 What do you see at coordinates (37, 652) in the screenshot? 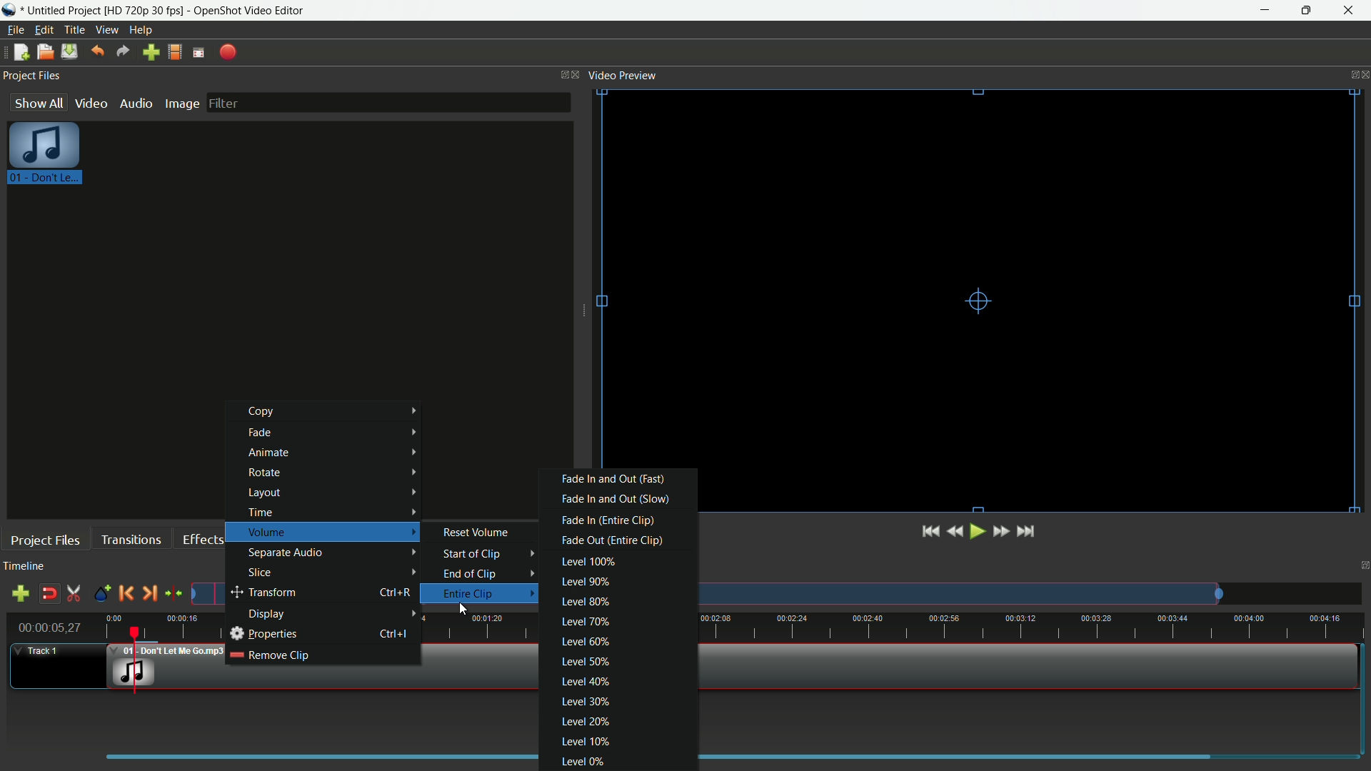
I see `track 1` at bounding box center [37, 652].